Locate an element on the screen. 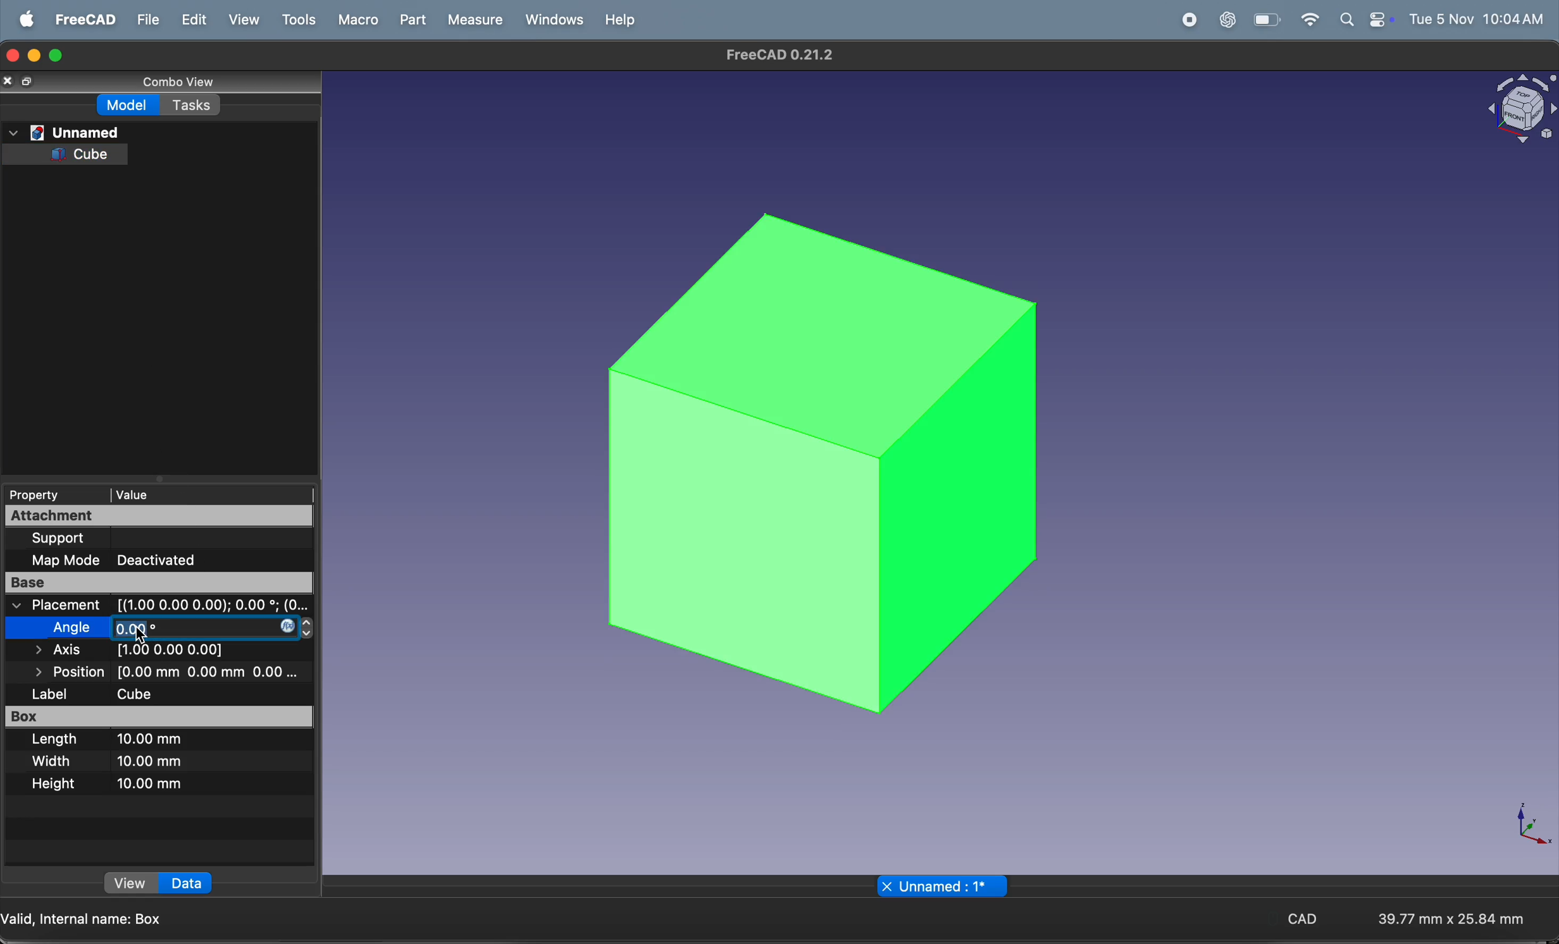 The height and width of the screenshot is (944, 1559). map mode is located at coordinates (59, 560).